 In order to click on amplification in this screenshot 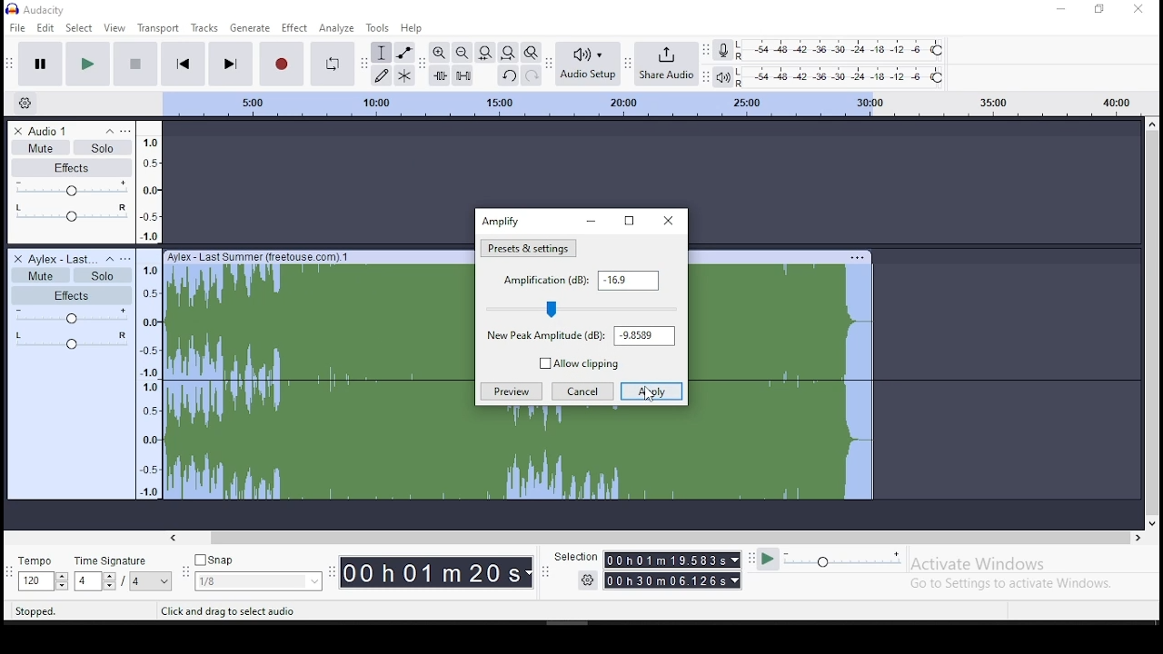, I will do `click(581, 293)`.